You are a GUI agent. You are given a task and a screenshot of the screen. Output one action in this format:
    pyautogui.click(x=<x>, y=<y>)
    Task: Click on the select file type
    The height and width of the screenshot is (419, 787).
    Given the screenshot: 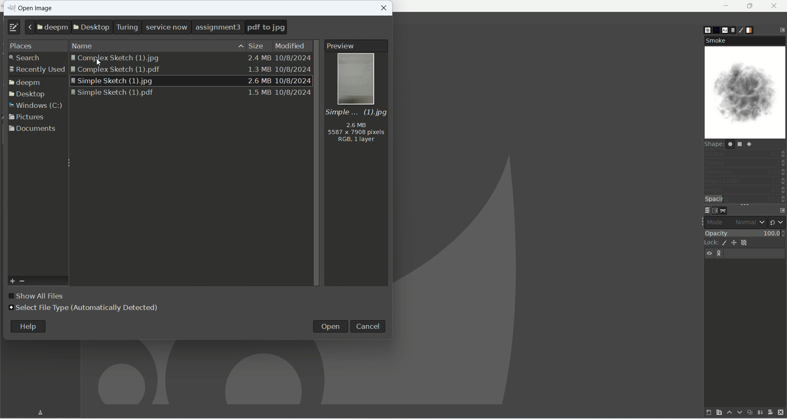 What is the action you would take?
    pyautogui.click(x=85, y=309)
    